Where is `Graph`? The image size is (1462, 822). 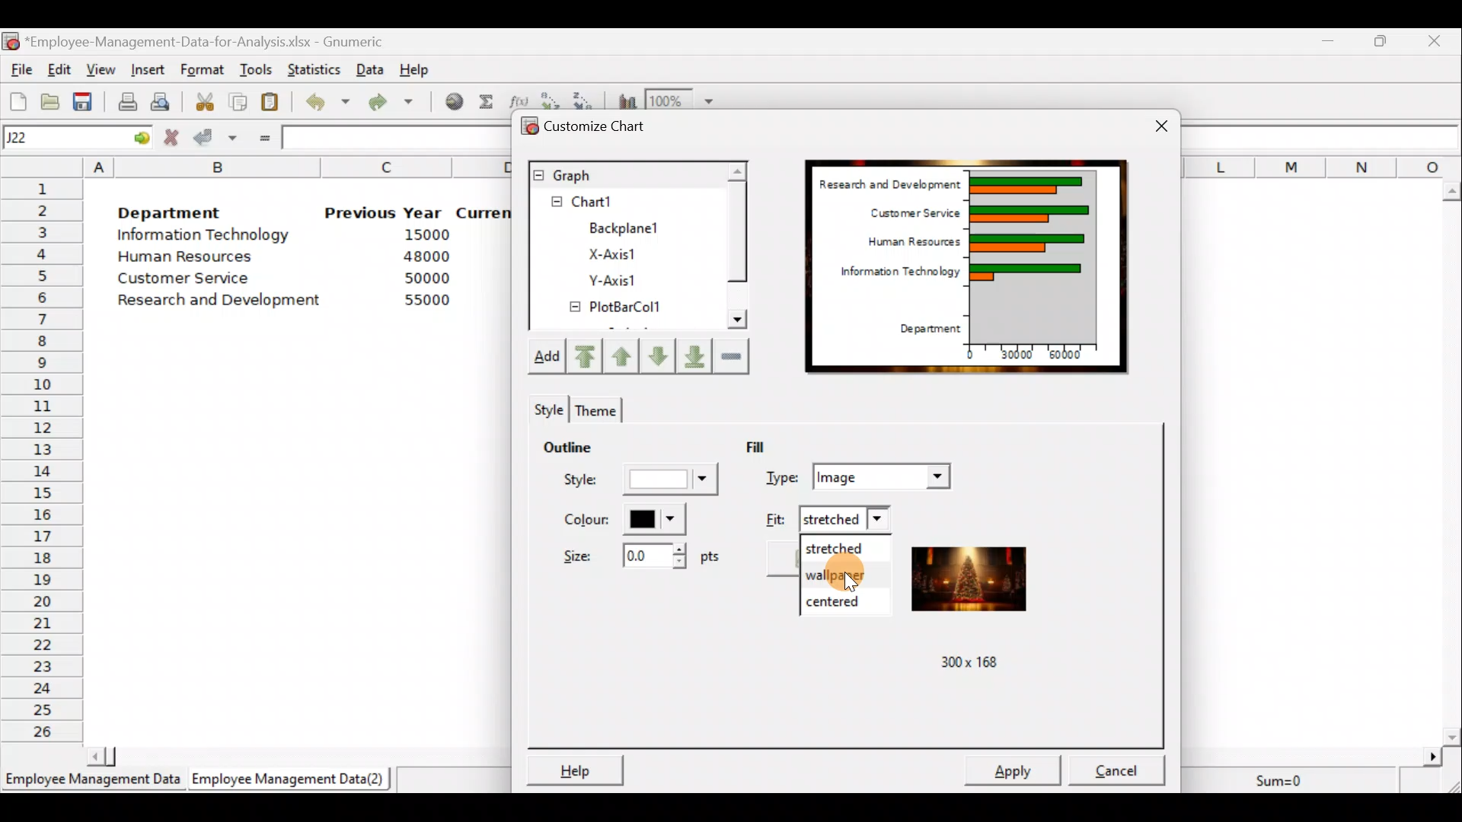
Graph is located at coordinates (625, 174).